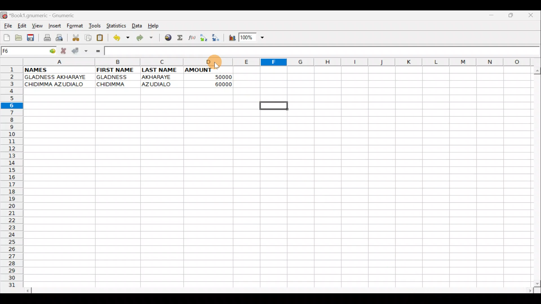  I want to click on Open a file, so click(17, 39).